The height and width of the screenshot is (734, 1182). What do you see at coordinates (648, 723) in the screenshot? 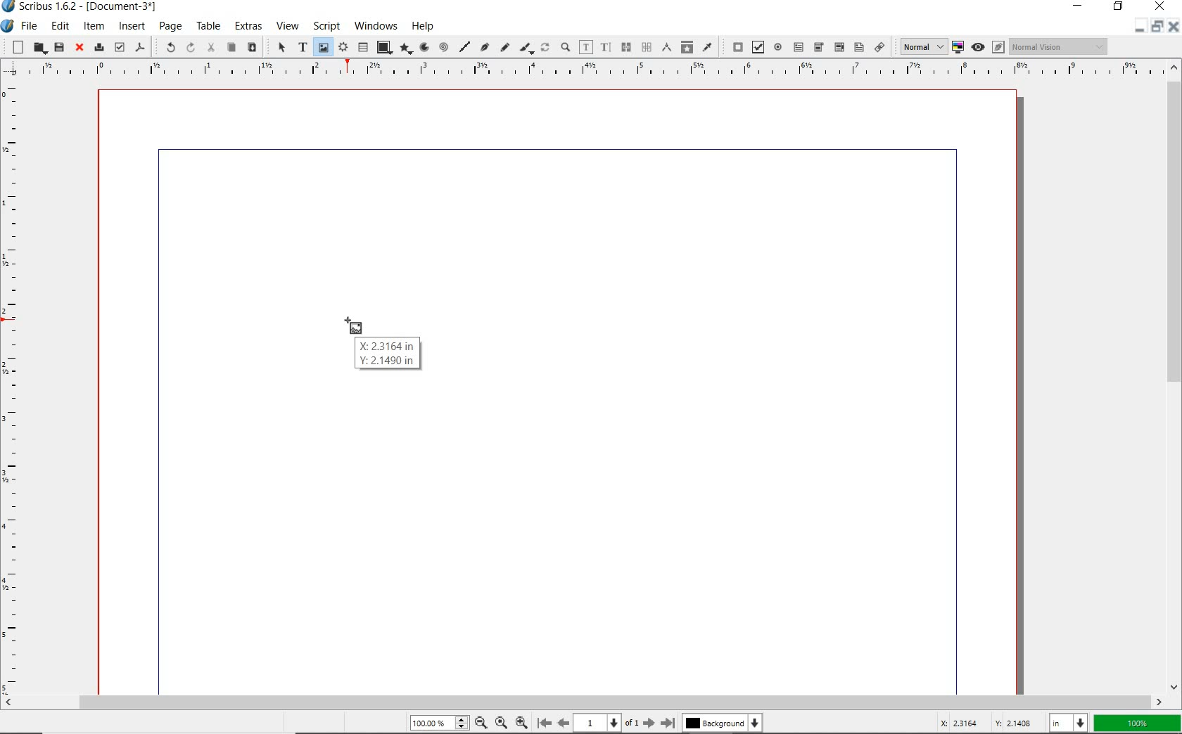
I see `next` at bounding box center [648, 723].